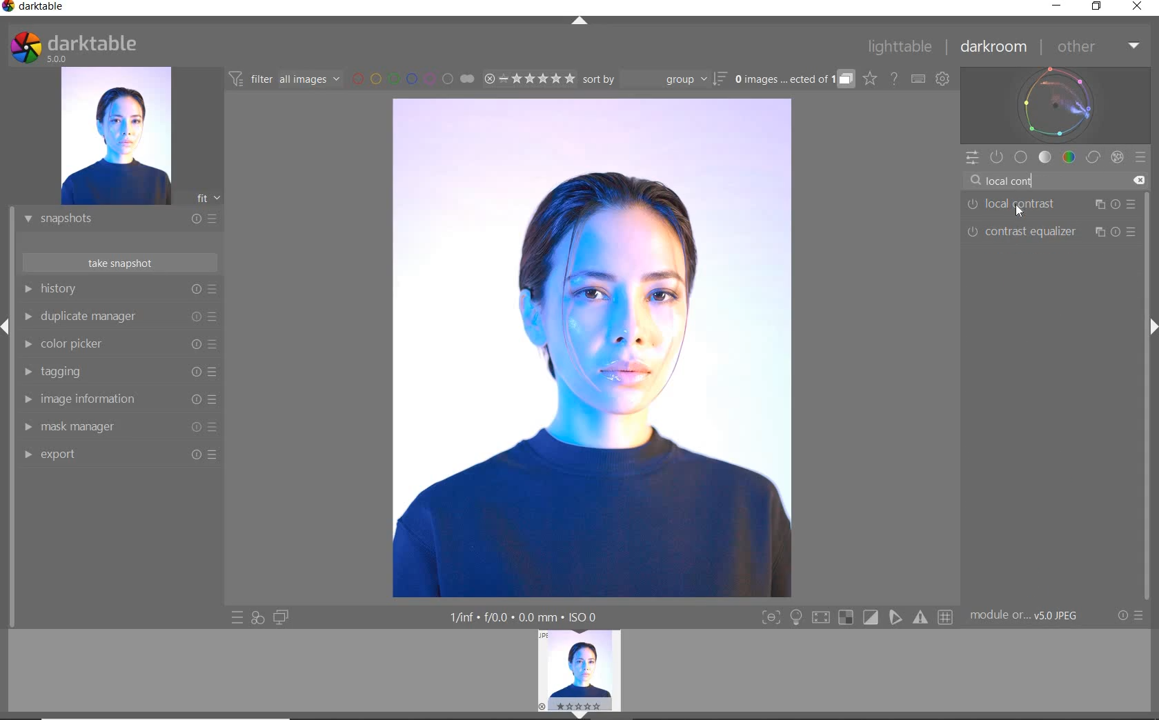 Image resolution: width=1159 pixels, height=720 pixels. Describe the element at coordinates (1018, 179) in the screenshot. I see `INPUT VALUE` at that location.